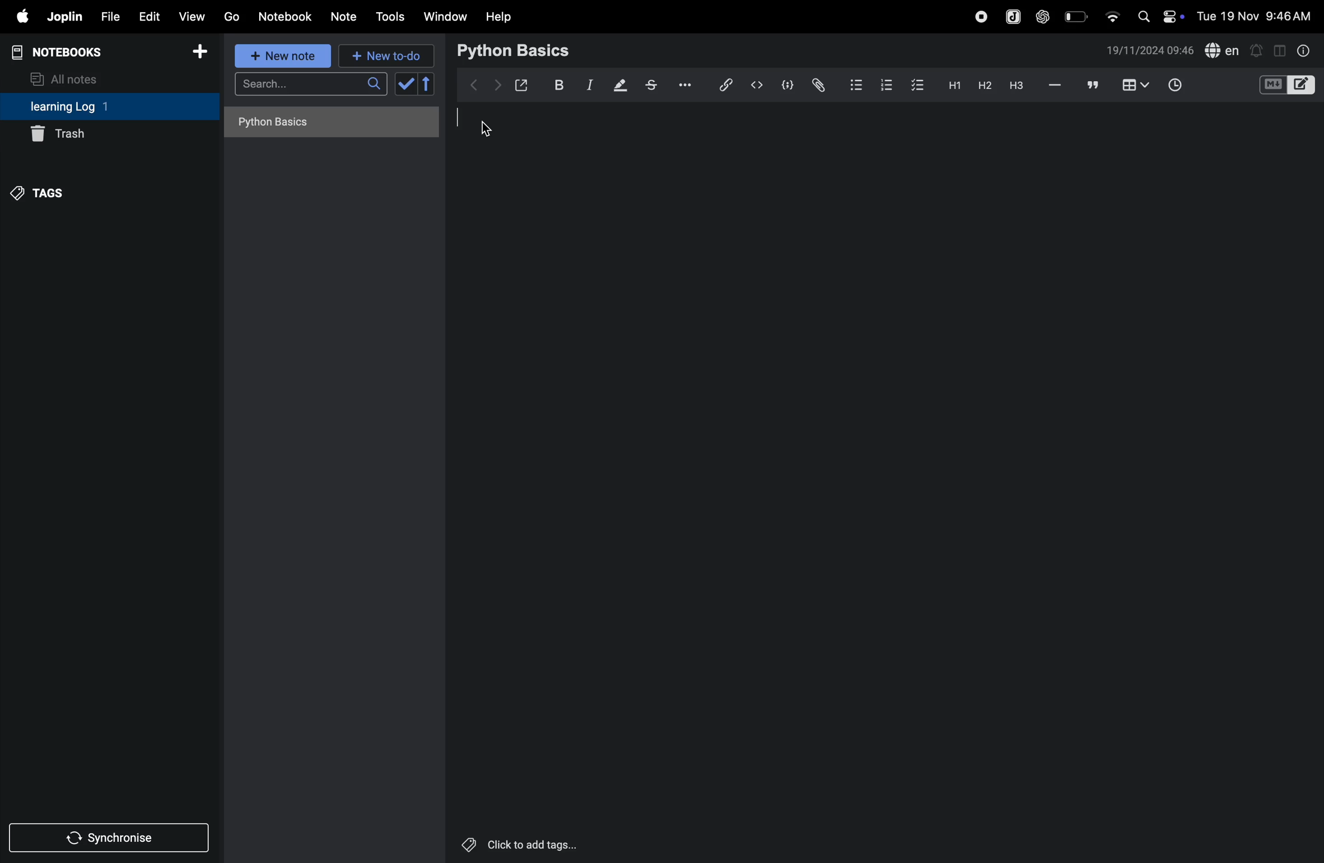 The height and width of the screenshot is (863, 1324). I want to click on comment, so click(1093, 86).